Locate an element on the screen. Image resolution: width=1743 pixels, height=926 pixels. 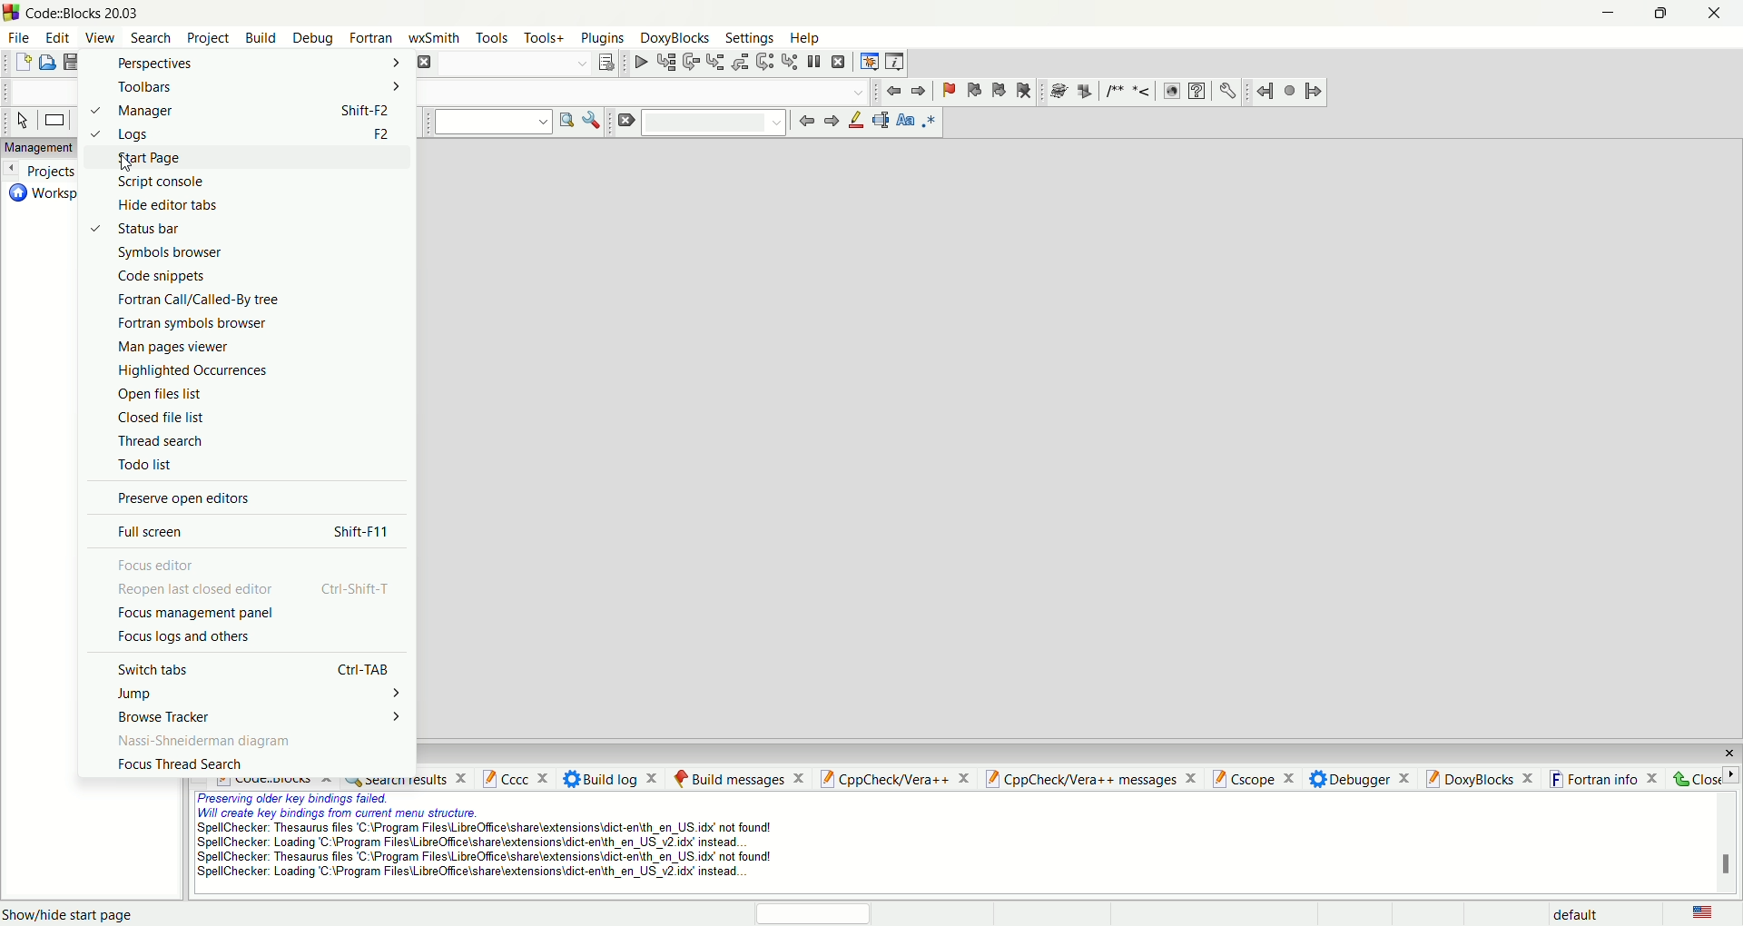
vertical scroll bar is located at coordinates (1723, 842).